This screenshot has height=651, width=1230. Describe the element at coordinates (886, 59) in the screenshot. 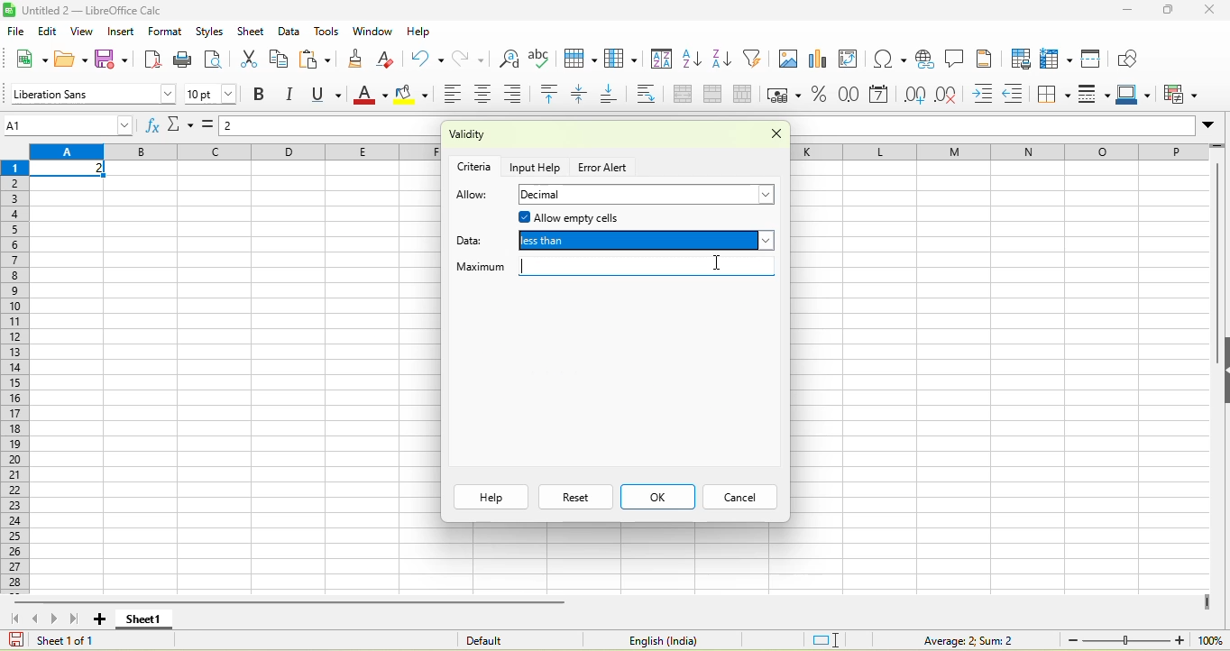

I see `special character` at that location.